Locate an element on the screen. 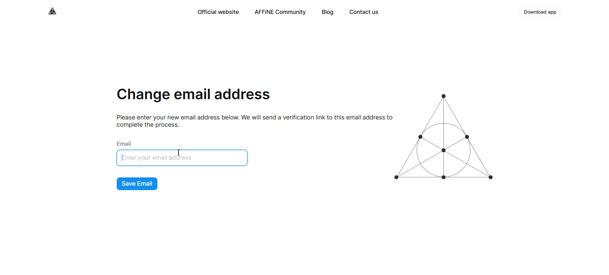  Contact us is located at coordinates (363, 13).